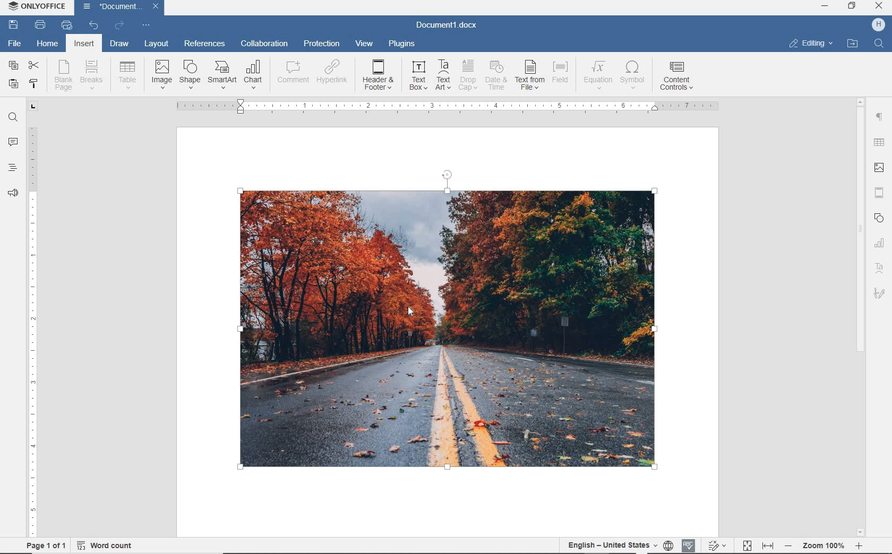 Image resolution: width=892 pixels, height=554 pixels. What do you see at coordinates (880, 167) in the screenshot?
I see `image` at bounding box center [880, 167].